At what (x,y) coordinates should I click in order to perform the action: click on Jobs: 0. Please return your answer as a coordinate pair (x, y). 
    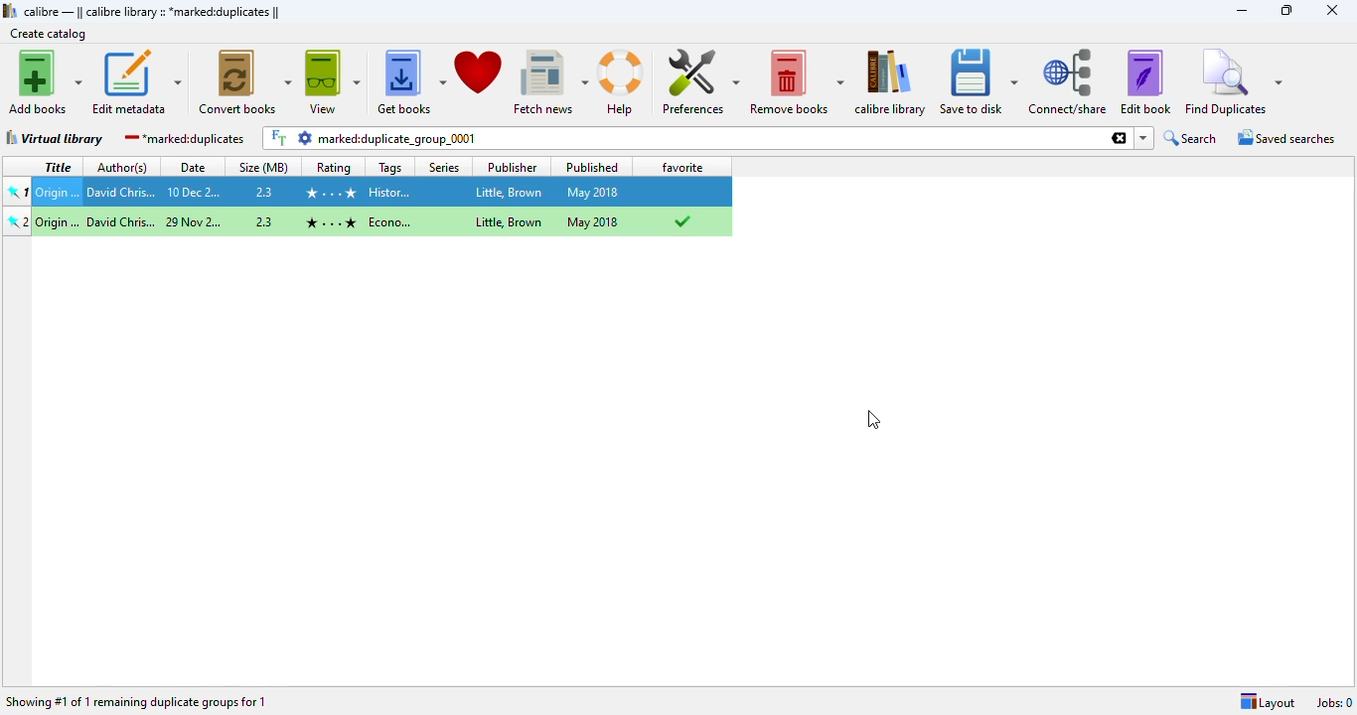
    Looking at the image, I should click on (1335, 699).